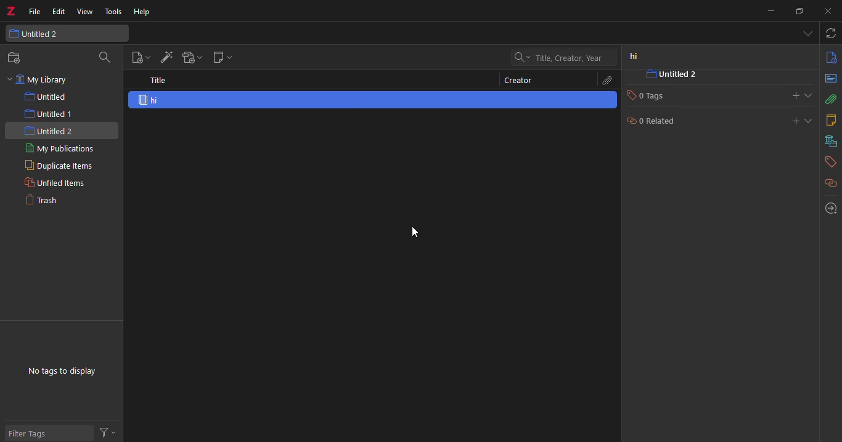  What do you see at coordinates (221, 57) in the screenshot?
I see `new note` at bounding box center [221, 57].